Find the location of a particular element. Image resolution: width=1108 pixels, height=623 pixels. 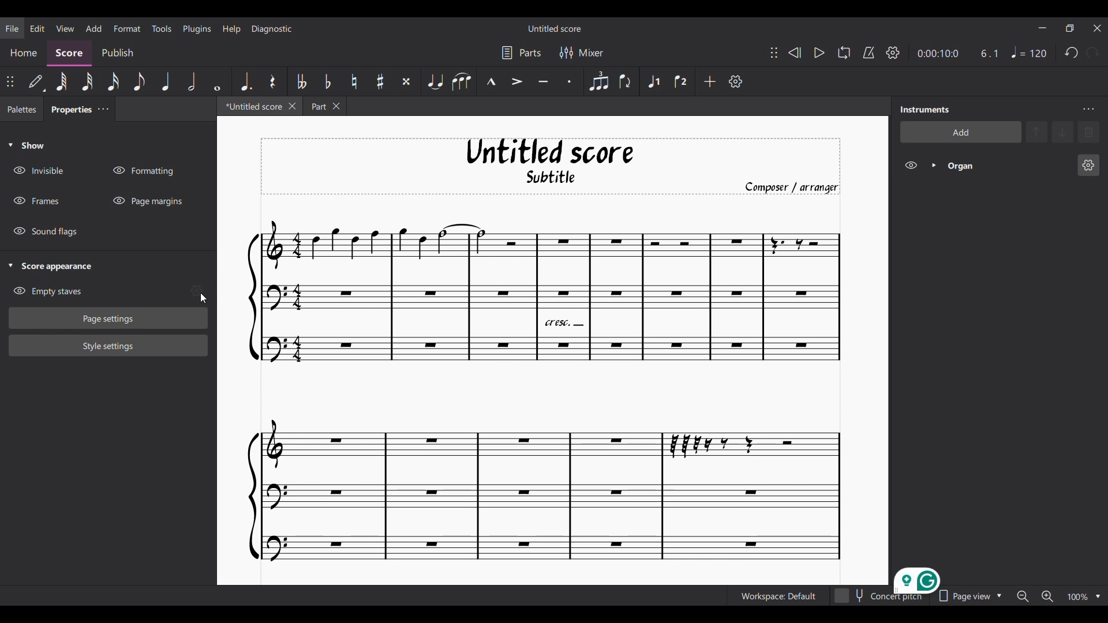

Rewind is located at coordinates (795, 52).